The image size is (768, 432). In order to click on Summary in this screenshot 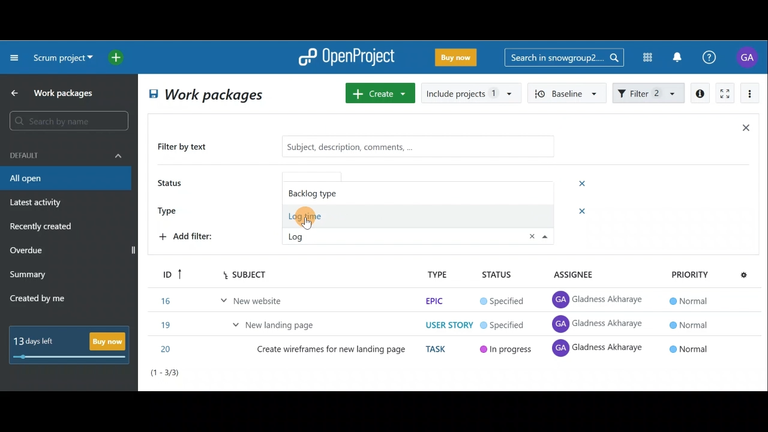, I will do `click(28, 276)`.